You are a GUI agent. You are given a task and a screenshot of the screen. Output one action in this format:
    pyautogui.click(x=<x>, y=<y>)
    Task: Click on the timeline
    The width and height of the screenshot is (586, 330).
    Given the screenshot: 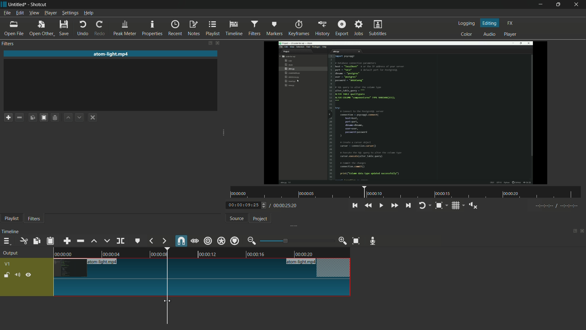 What is the action you would take?
    pyautogui.click(x=11, y=232)
    